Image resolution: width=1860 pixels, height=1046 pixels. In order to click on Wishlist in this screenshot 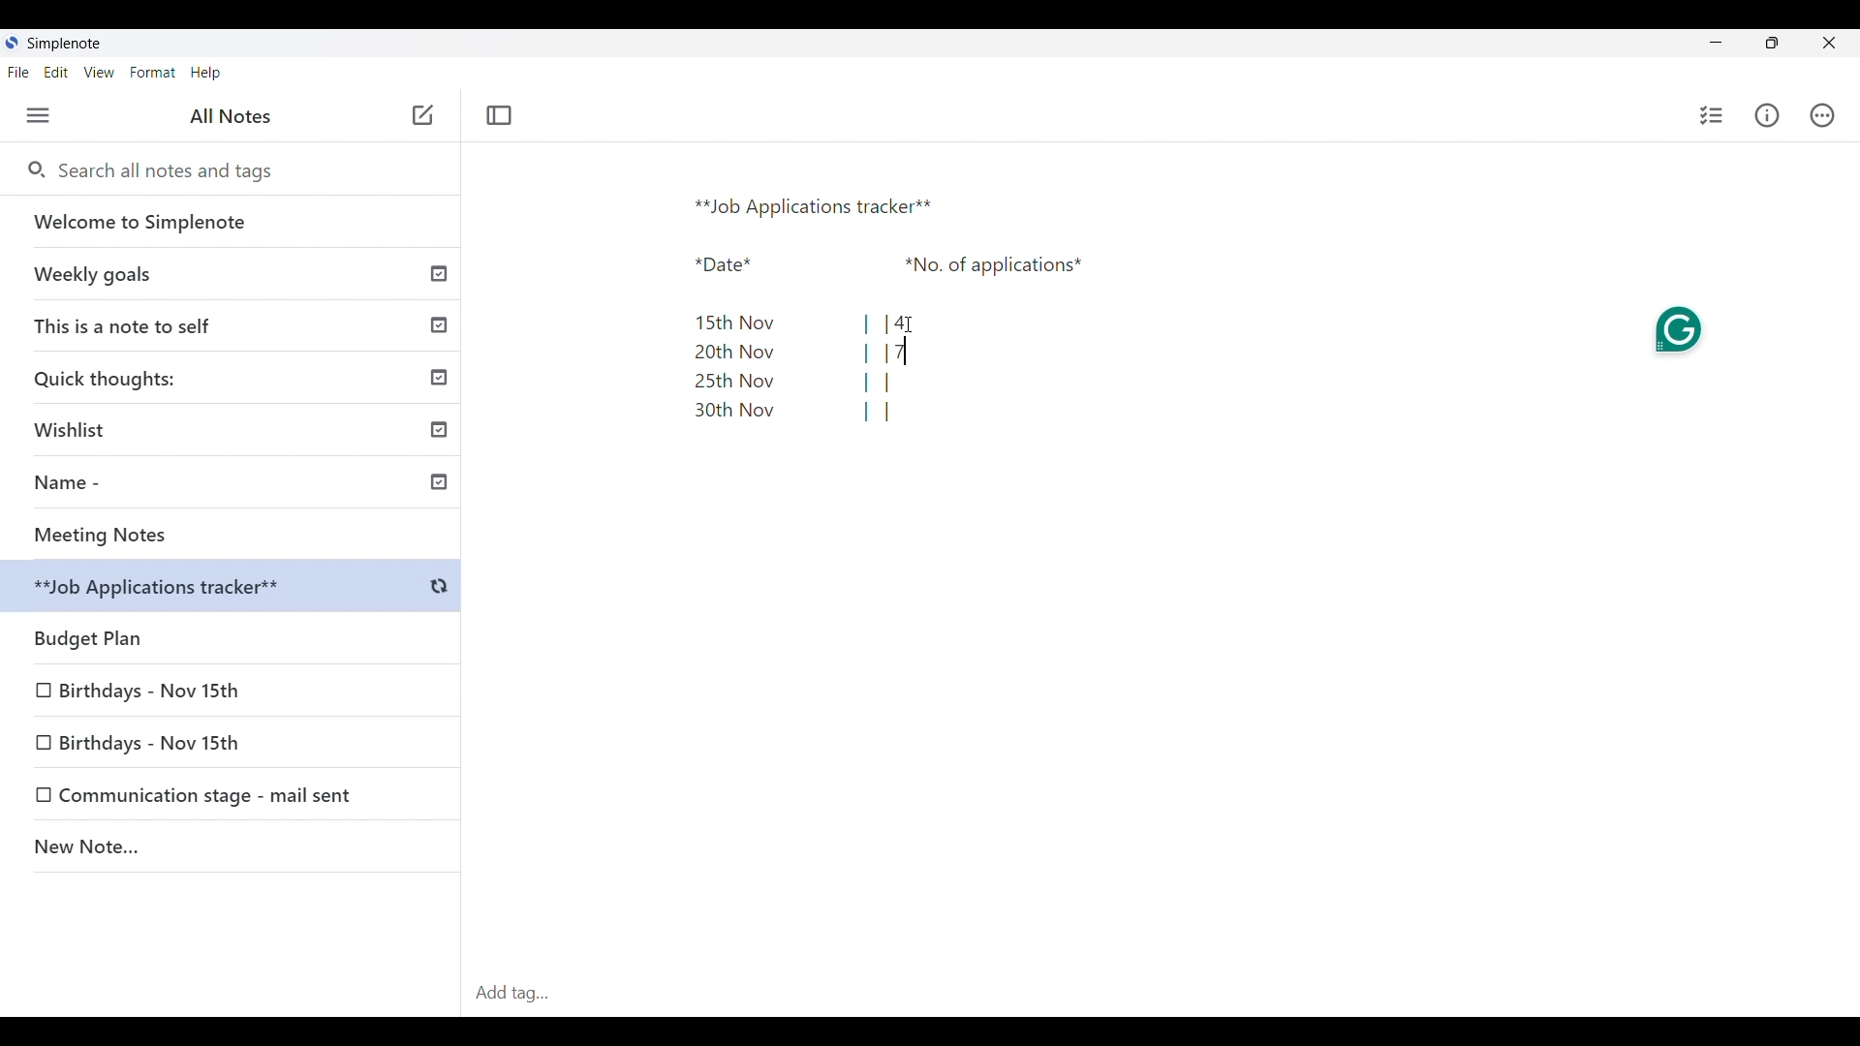, I will do `click(237, 426)`.